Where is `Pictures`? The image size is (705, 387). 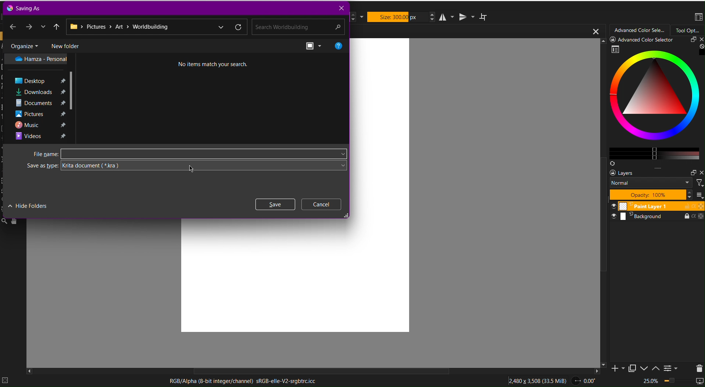 Pictures is located at coordinates (29, 114).